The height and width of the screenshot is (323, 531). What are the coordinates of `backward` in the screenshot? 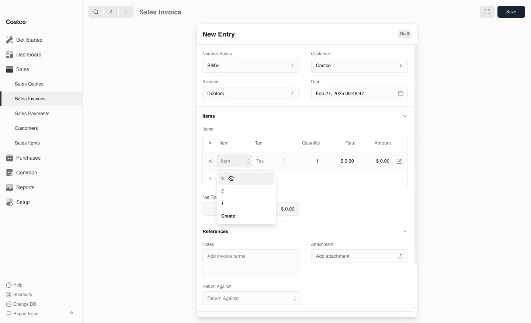 It's located at (110, 11).